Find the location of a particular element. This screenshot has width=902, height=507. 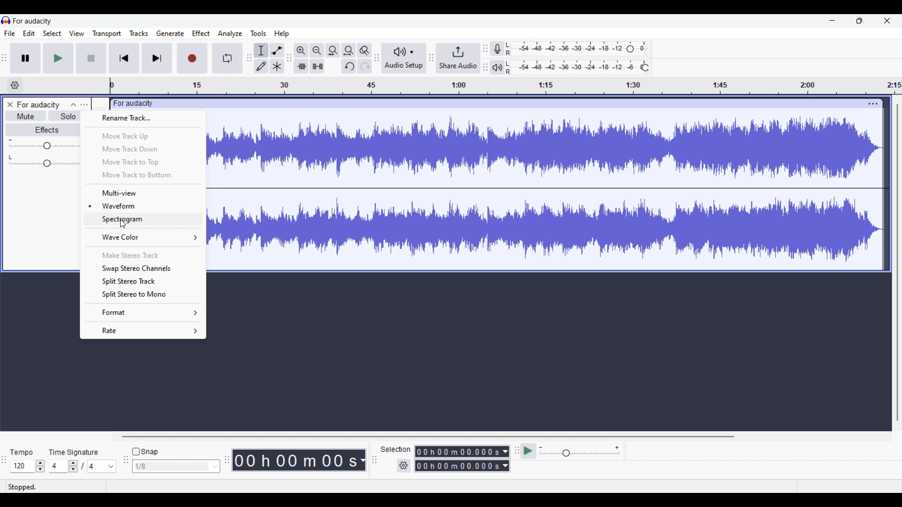

Selection tool is located at coordinates (262, 51).